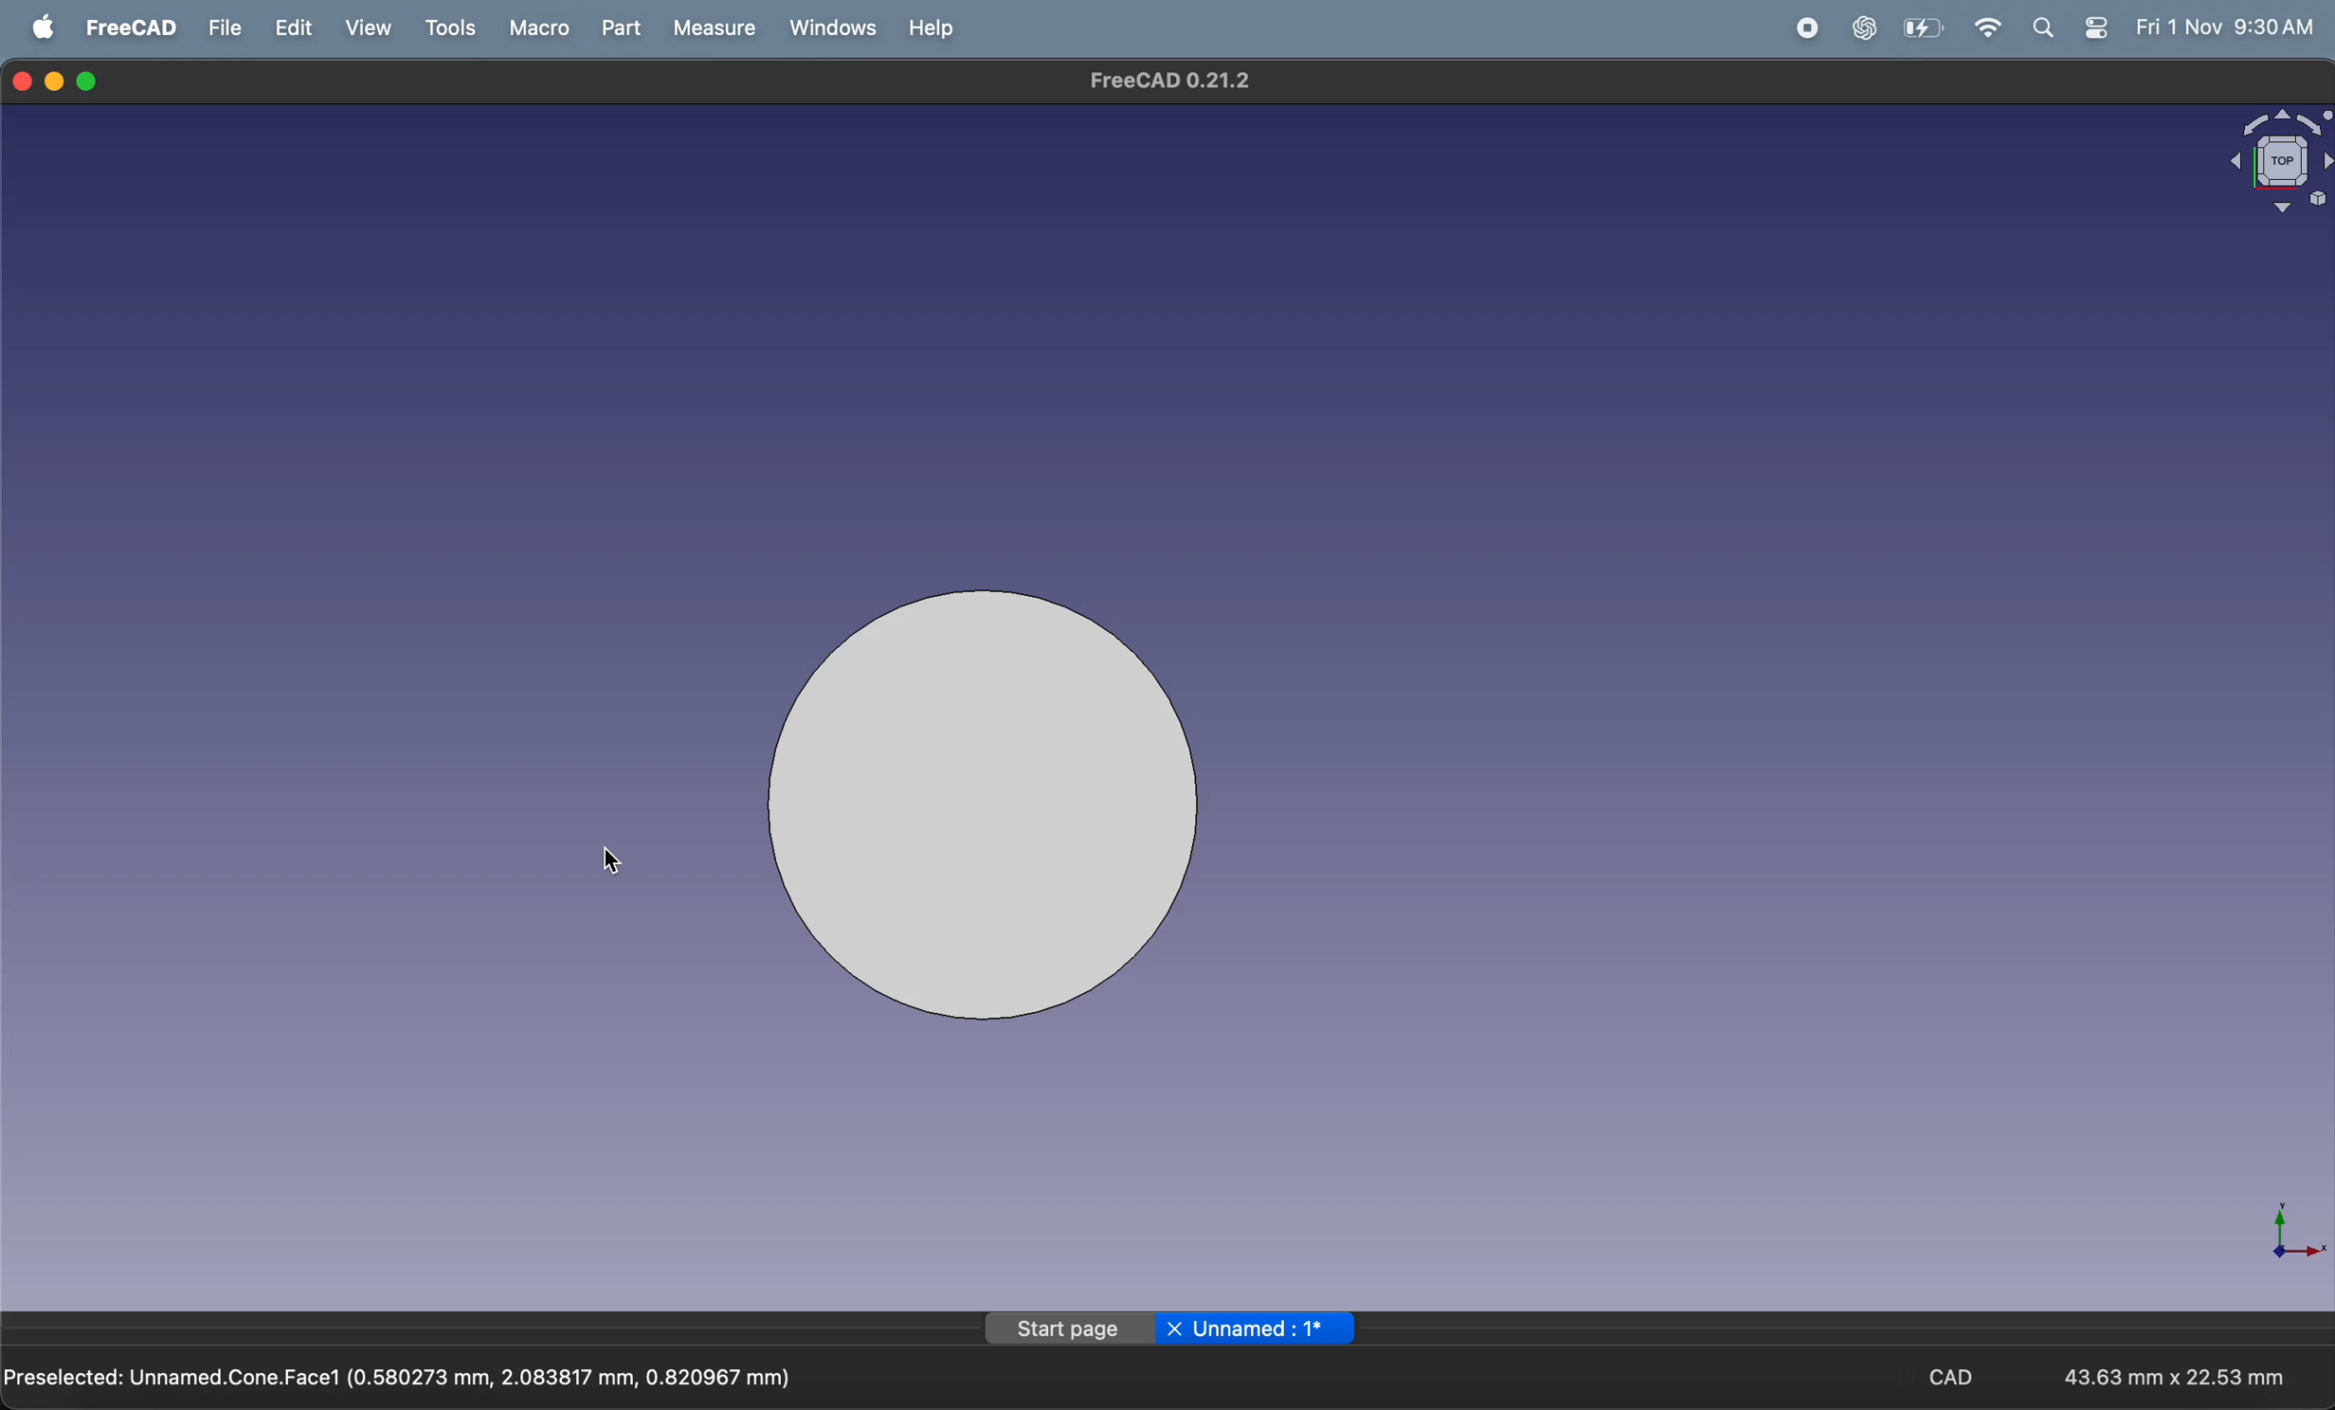 The width and height of the screenshot is (2335, 1410). I want to click on tools, so click(450, 27).